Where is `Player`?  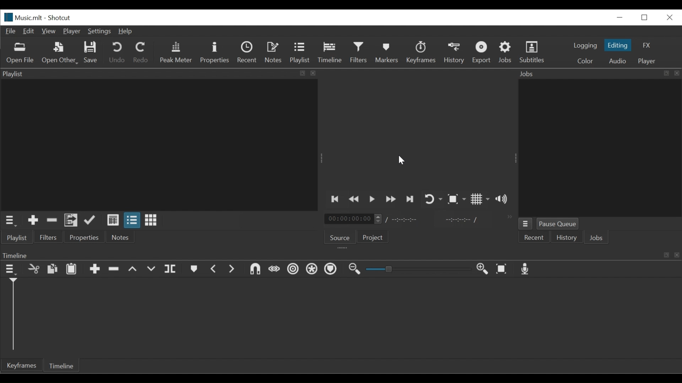 Player is located at coordinates (72, 31).